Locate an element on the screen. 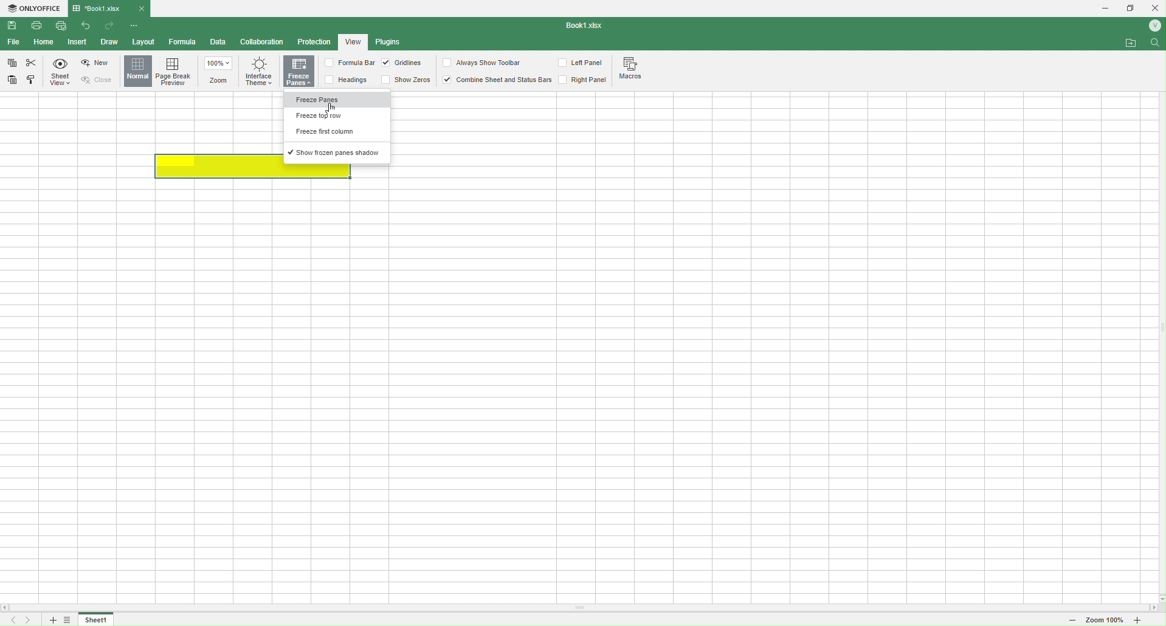 The width and height of the screenshot is (1166, 626). Plugins is located at coordinates (391, 43).